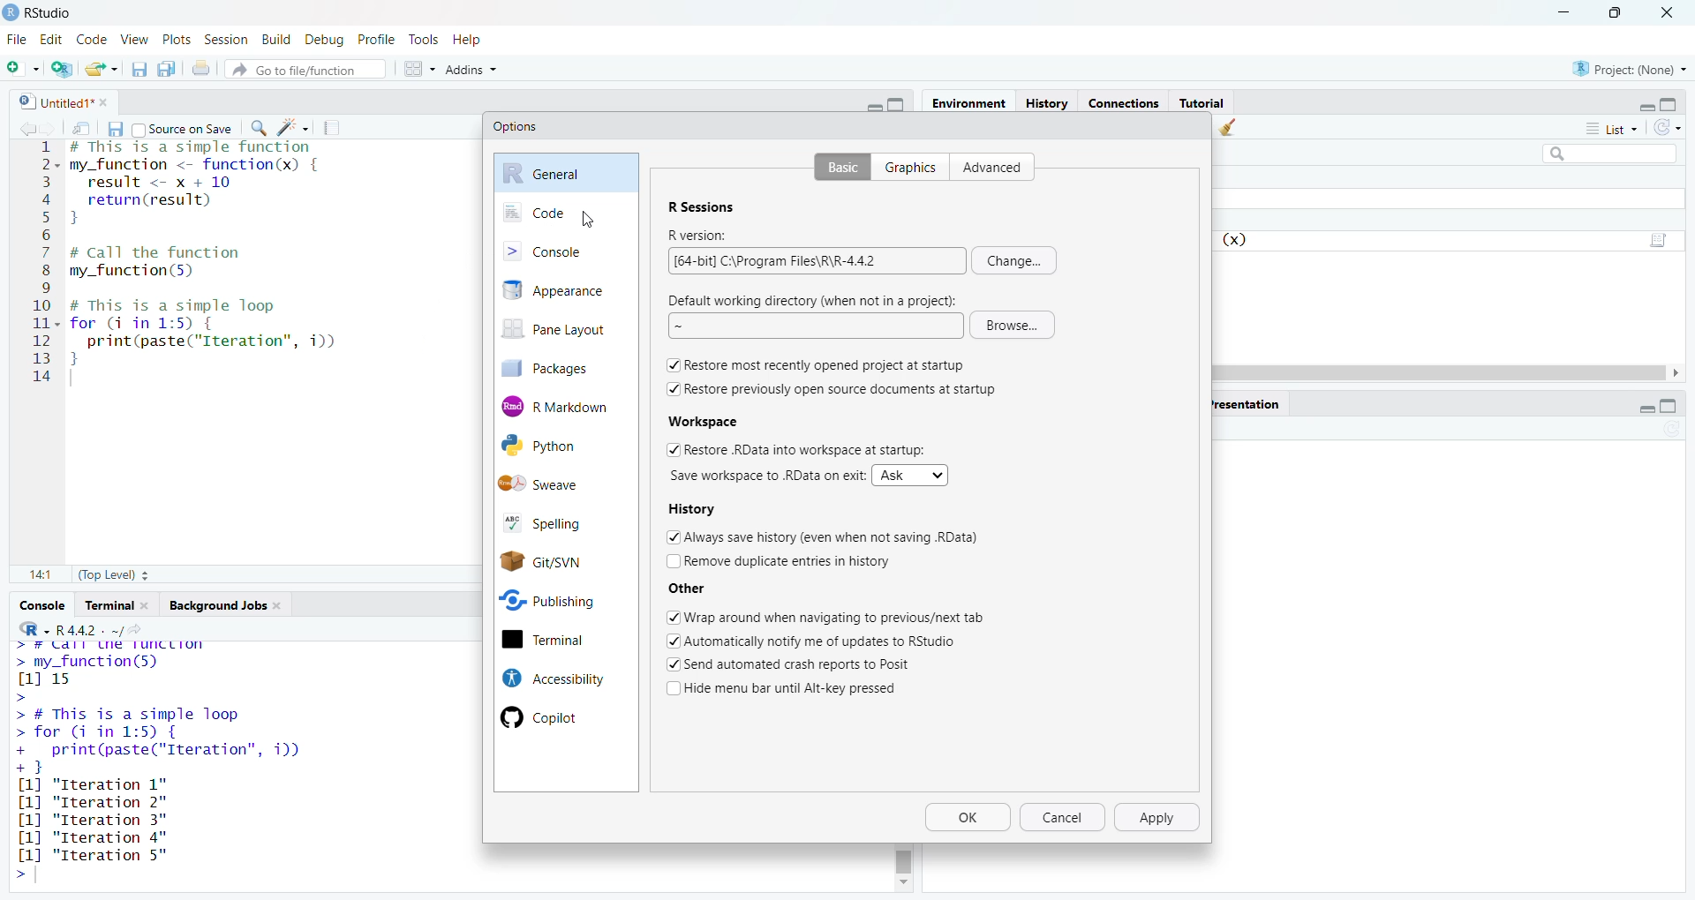 This screenshot has width=1695, height=900. I want to click on pane layout, so click(560, 331).